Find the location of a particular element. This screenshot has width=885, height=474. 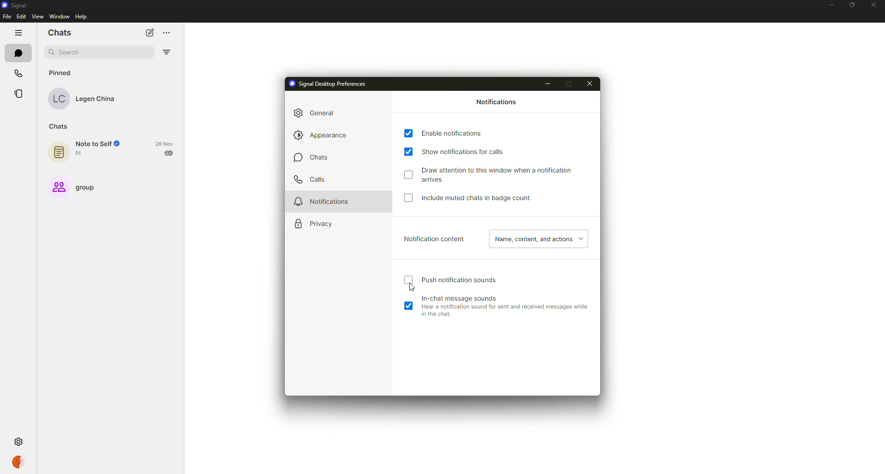

hide tabs is located at coordinates (18, 32).